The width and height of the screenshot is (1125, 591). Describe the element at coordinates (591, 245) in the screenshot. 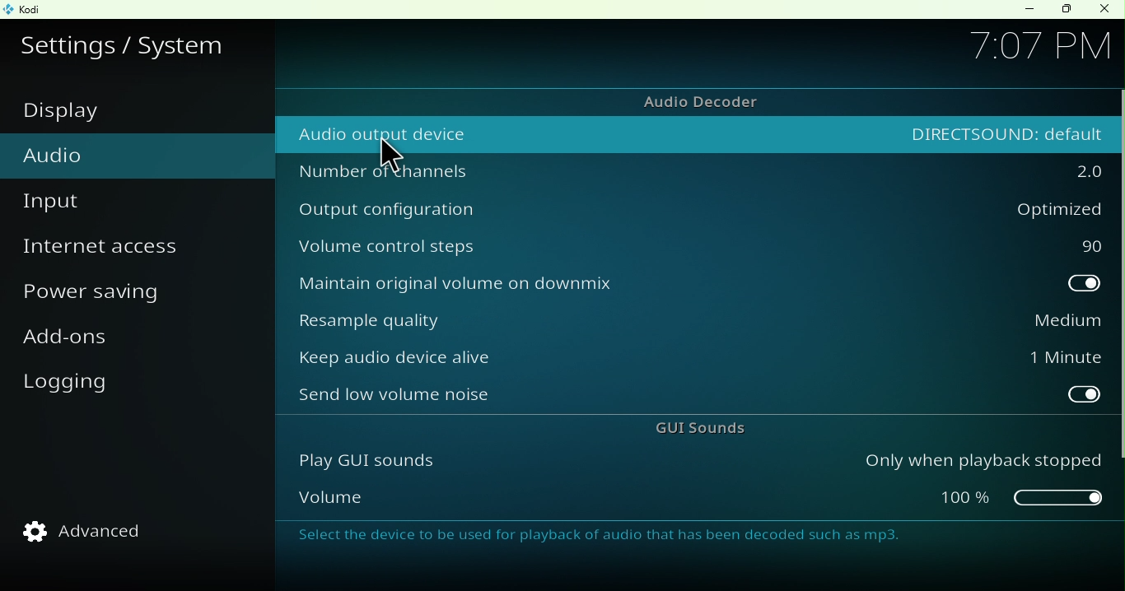

I see `Volume control steps` at that location.